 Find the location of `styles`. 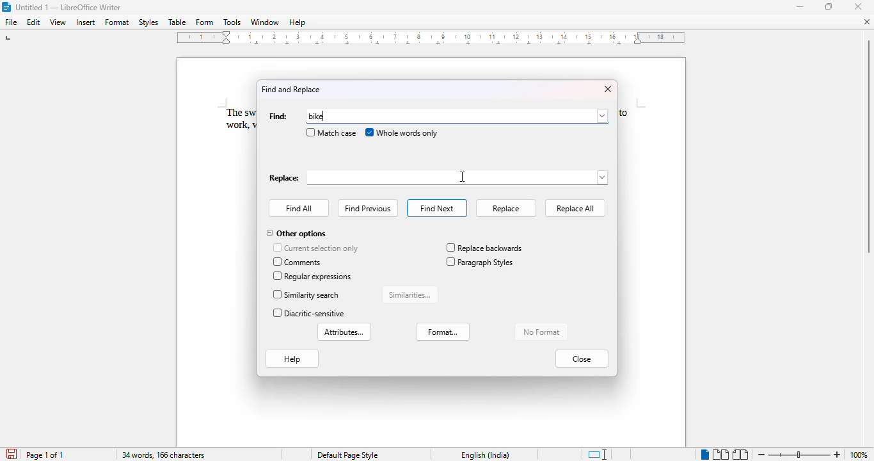

styles is located at coordinates (148, 22).